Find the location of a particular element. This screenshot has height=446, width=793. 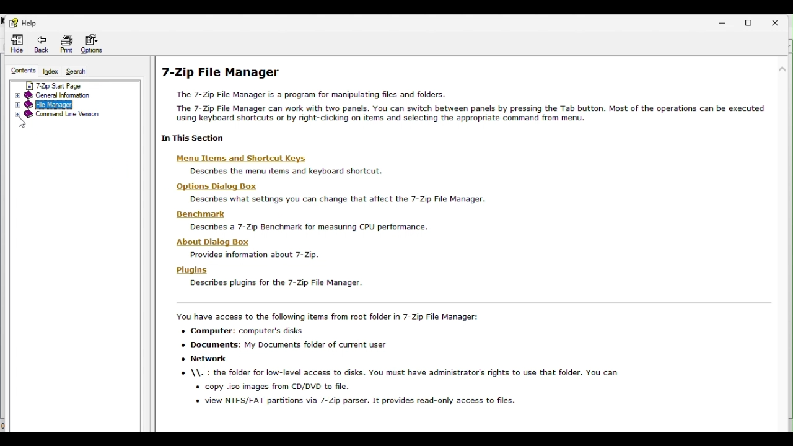

About Dialog Box is located at coordinates (212, 243).